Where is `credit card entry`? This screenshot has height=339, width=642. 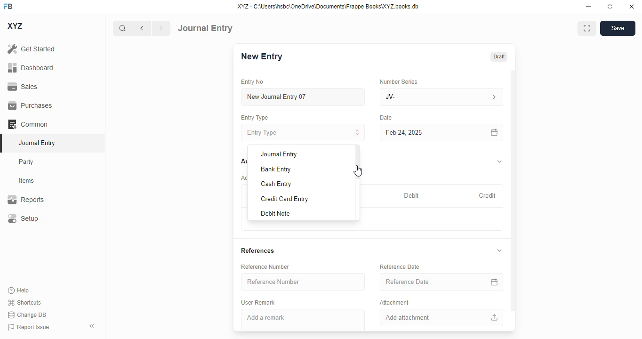
credit card entry is located at coordinates (285, 199).